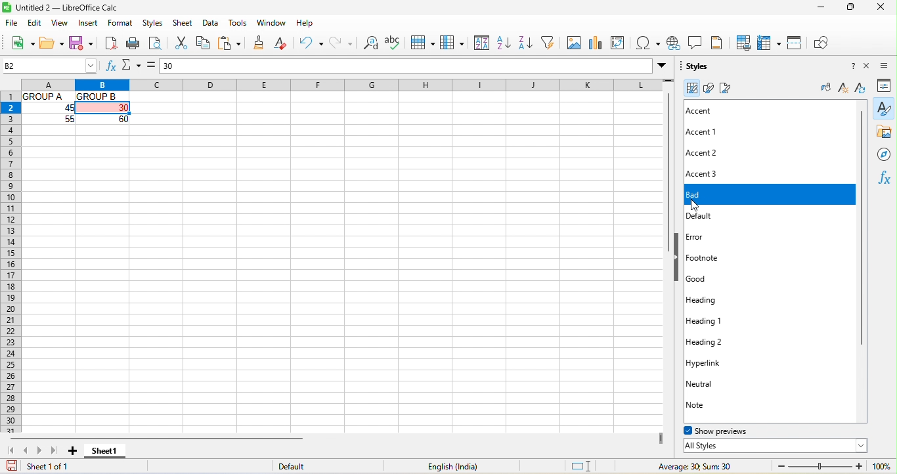 The height and width of the screenshot is (474, 897). I want to click on window, so click(273, 24).